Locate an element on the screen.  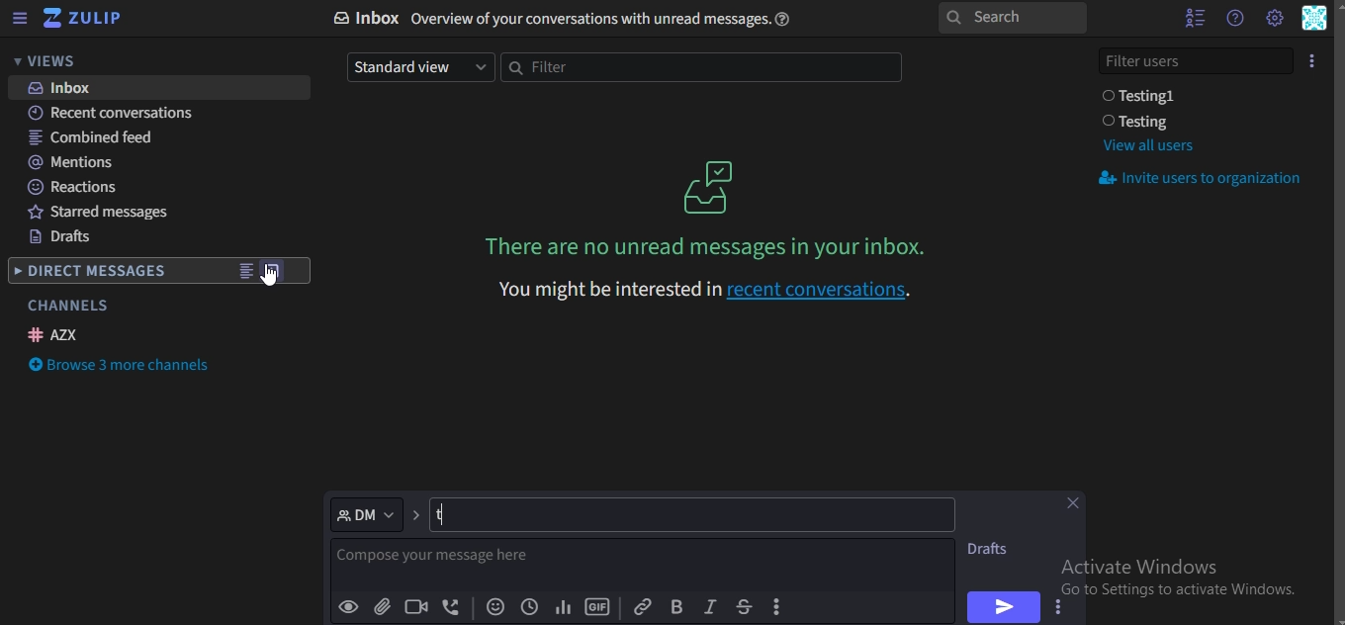
direct conversation is located at coordinates (275, 271).